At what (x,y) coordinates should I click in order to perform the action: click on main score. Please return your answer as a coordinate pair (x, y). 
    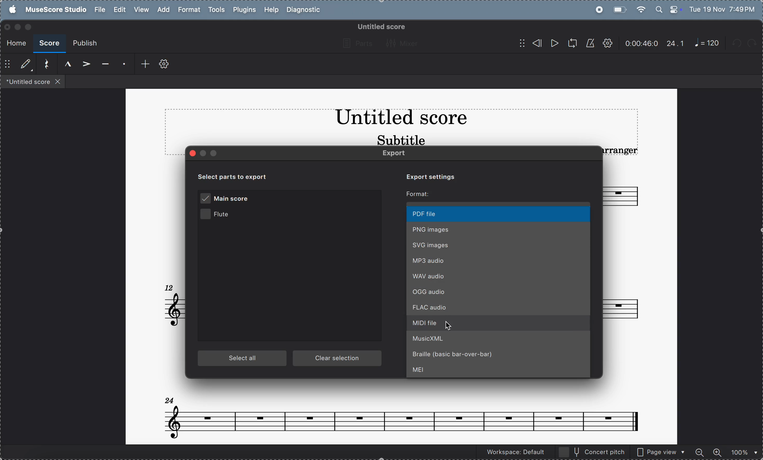
    Looking at the image, I should click on (227, 199).